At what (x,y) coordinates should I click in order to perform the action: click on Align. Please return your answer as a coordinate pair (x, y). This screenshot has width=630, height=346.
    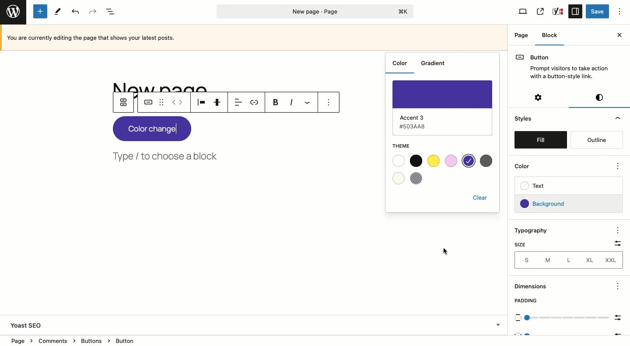
    Looking at the image, I should click on (236, 103).